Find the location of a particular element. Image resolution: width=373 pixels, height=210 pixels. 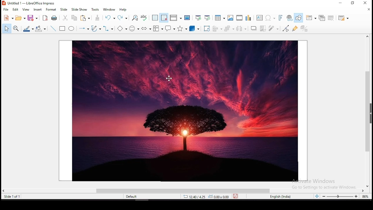

file is located at coordinates (5, 10).